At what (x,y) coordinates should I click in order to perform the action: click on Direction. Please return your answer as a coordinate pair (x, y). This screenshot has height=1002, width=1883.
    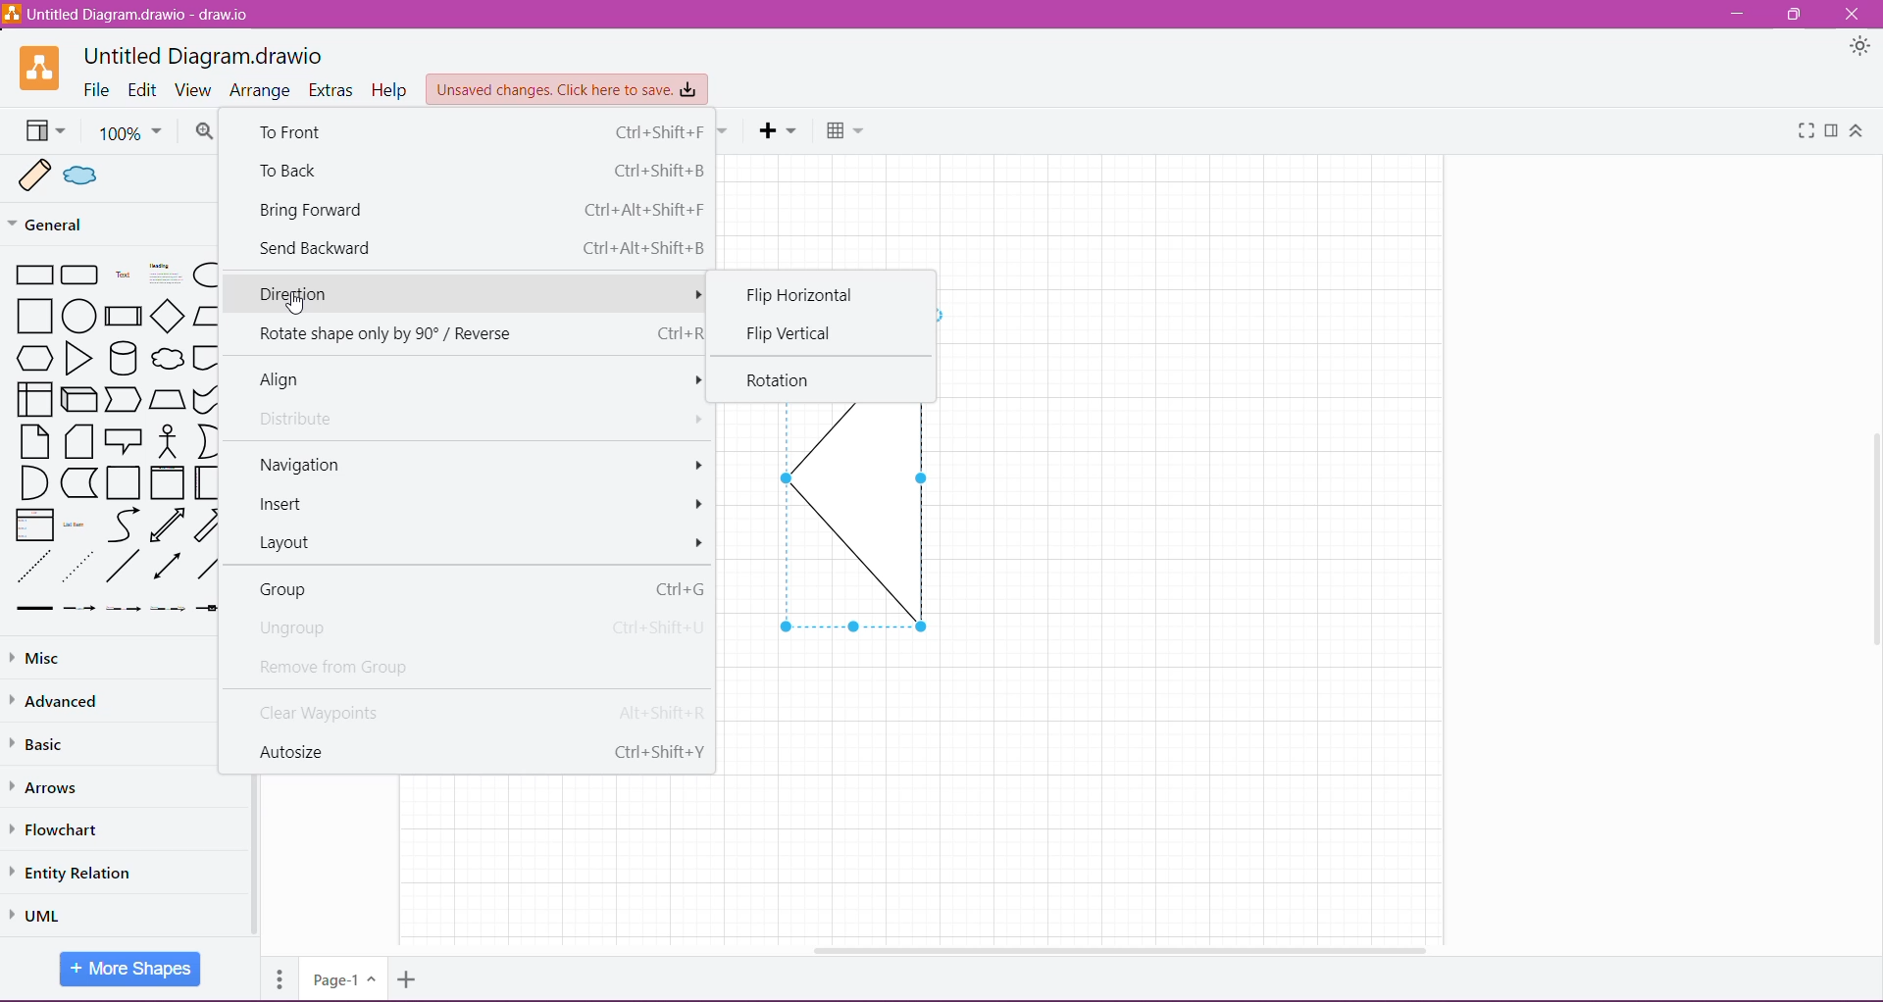
    Looking at the image, I should click on (466, 289).